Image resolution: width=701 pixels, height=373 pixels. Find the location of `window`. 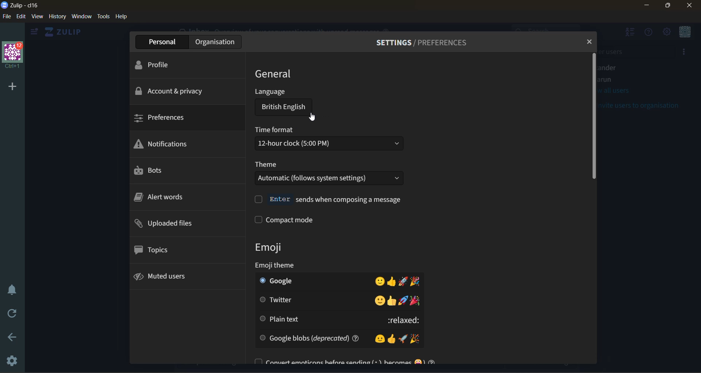

window is located at coordinates (83, 18).